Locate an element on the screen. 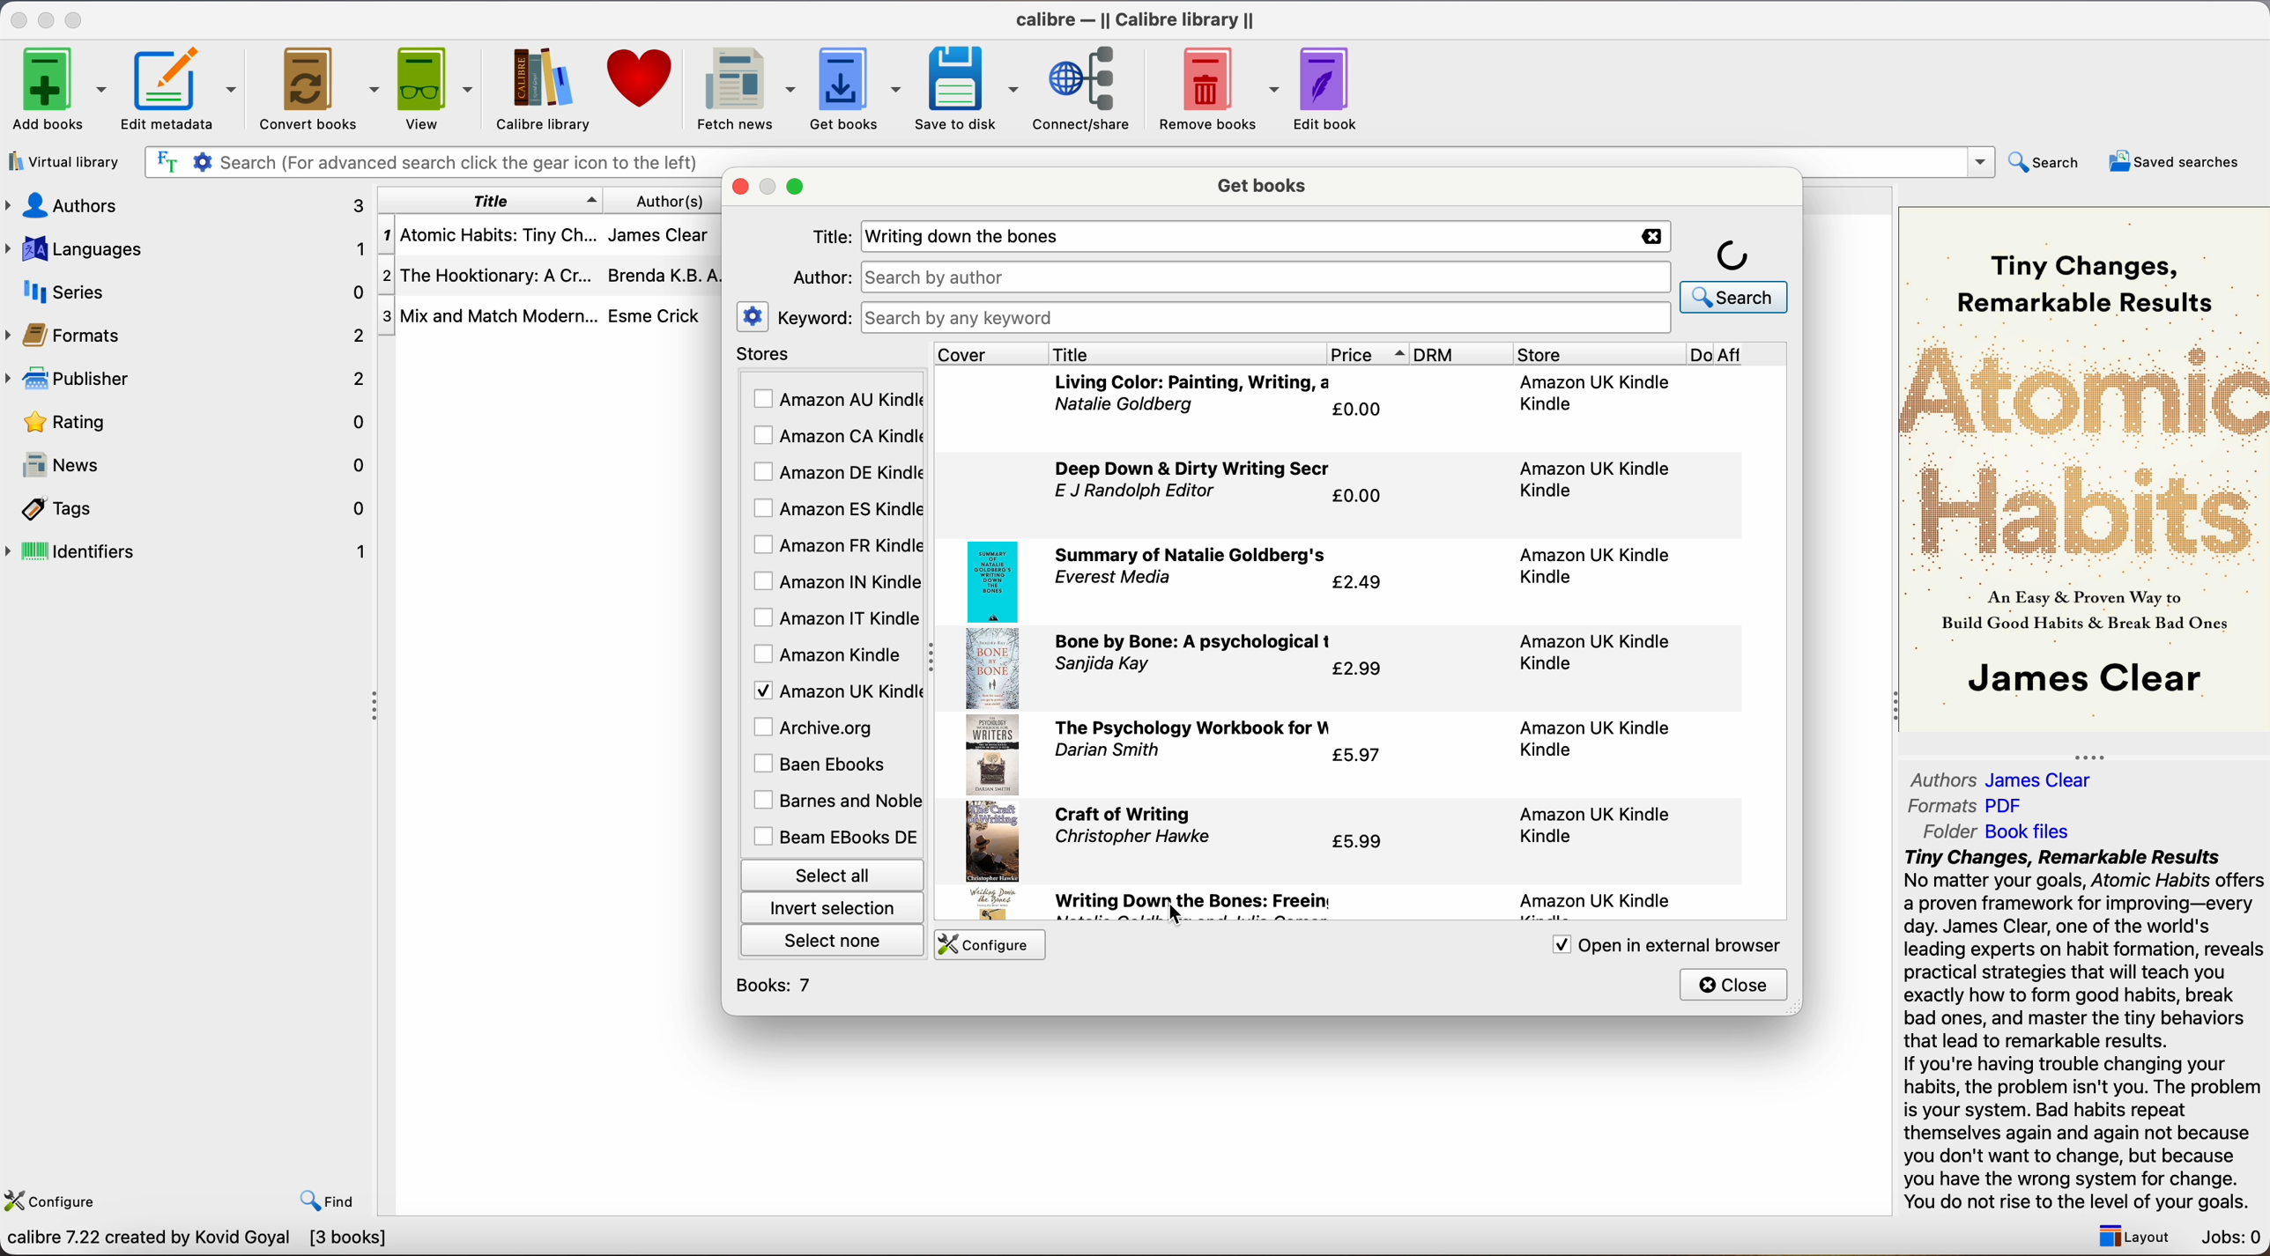 This screenshot has width=2270, height=1256. search is located at coordinates (1735, 274).